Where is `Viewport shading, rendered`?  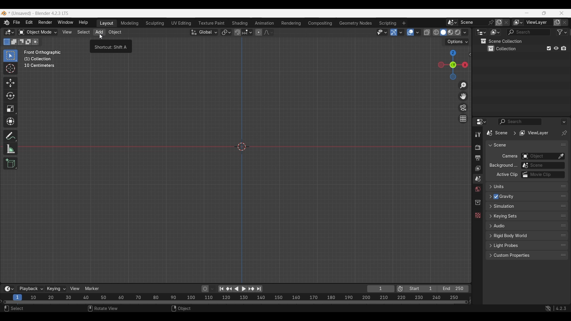 Viewport shading, rendered is located at coordinates (457, 32).